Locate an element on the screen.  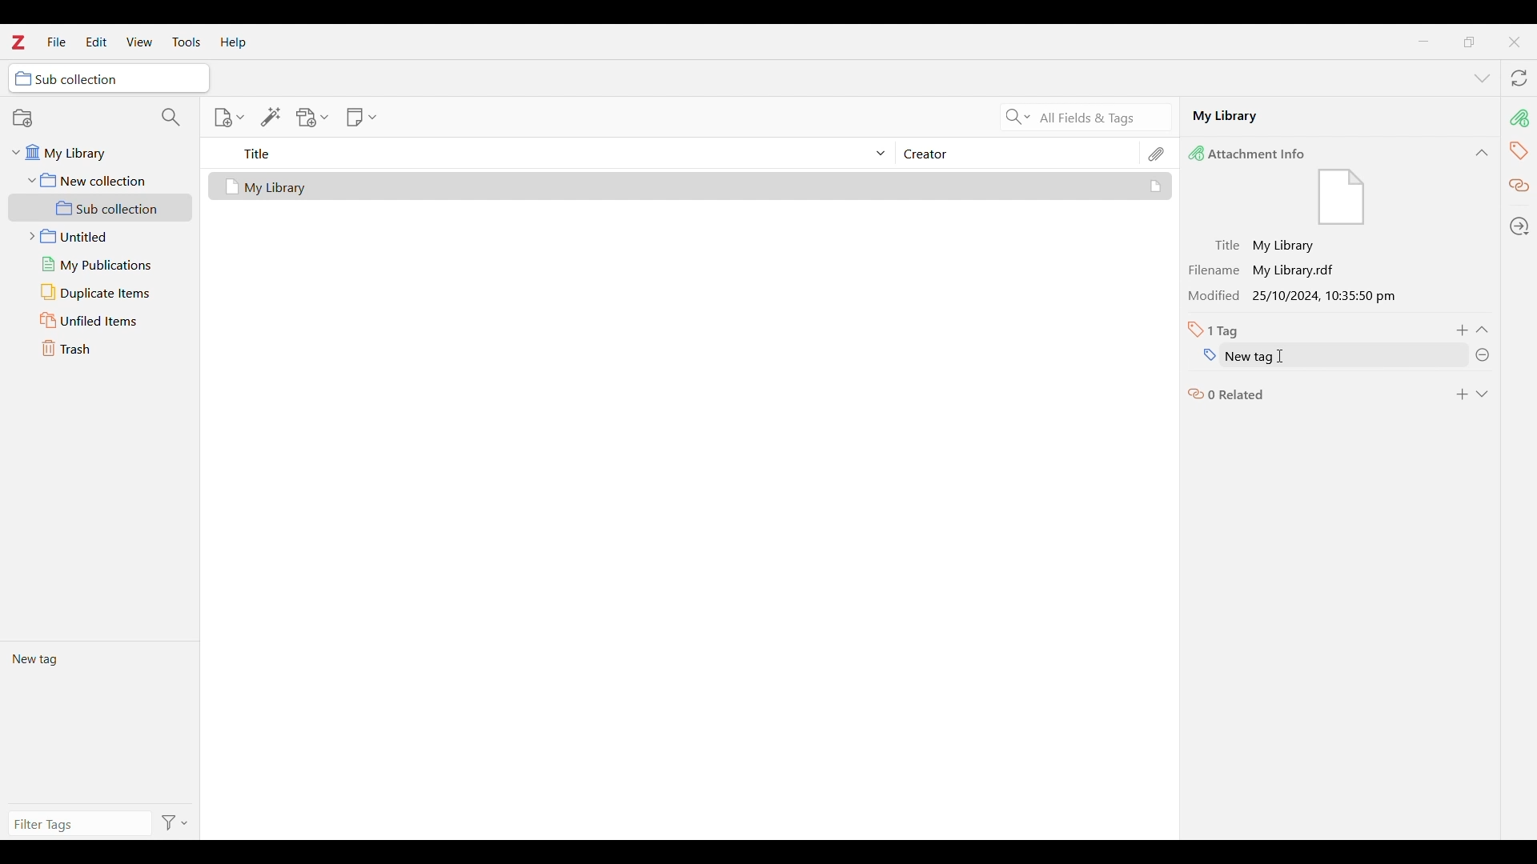
Remove is located at coordinates (1482, 355).